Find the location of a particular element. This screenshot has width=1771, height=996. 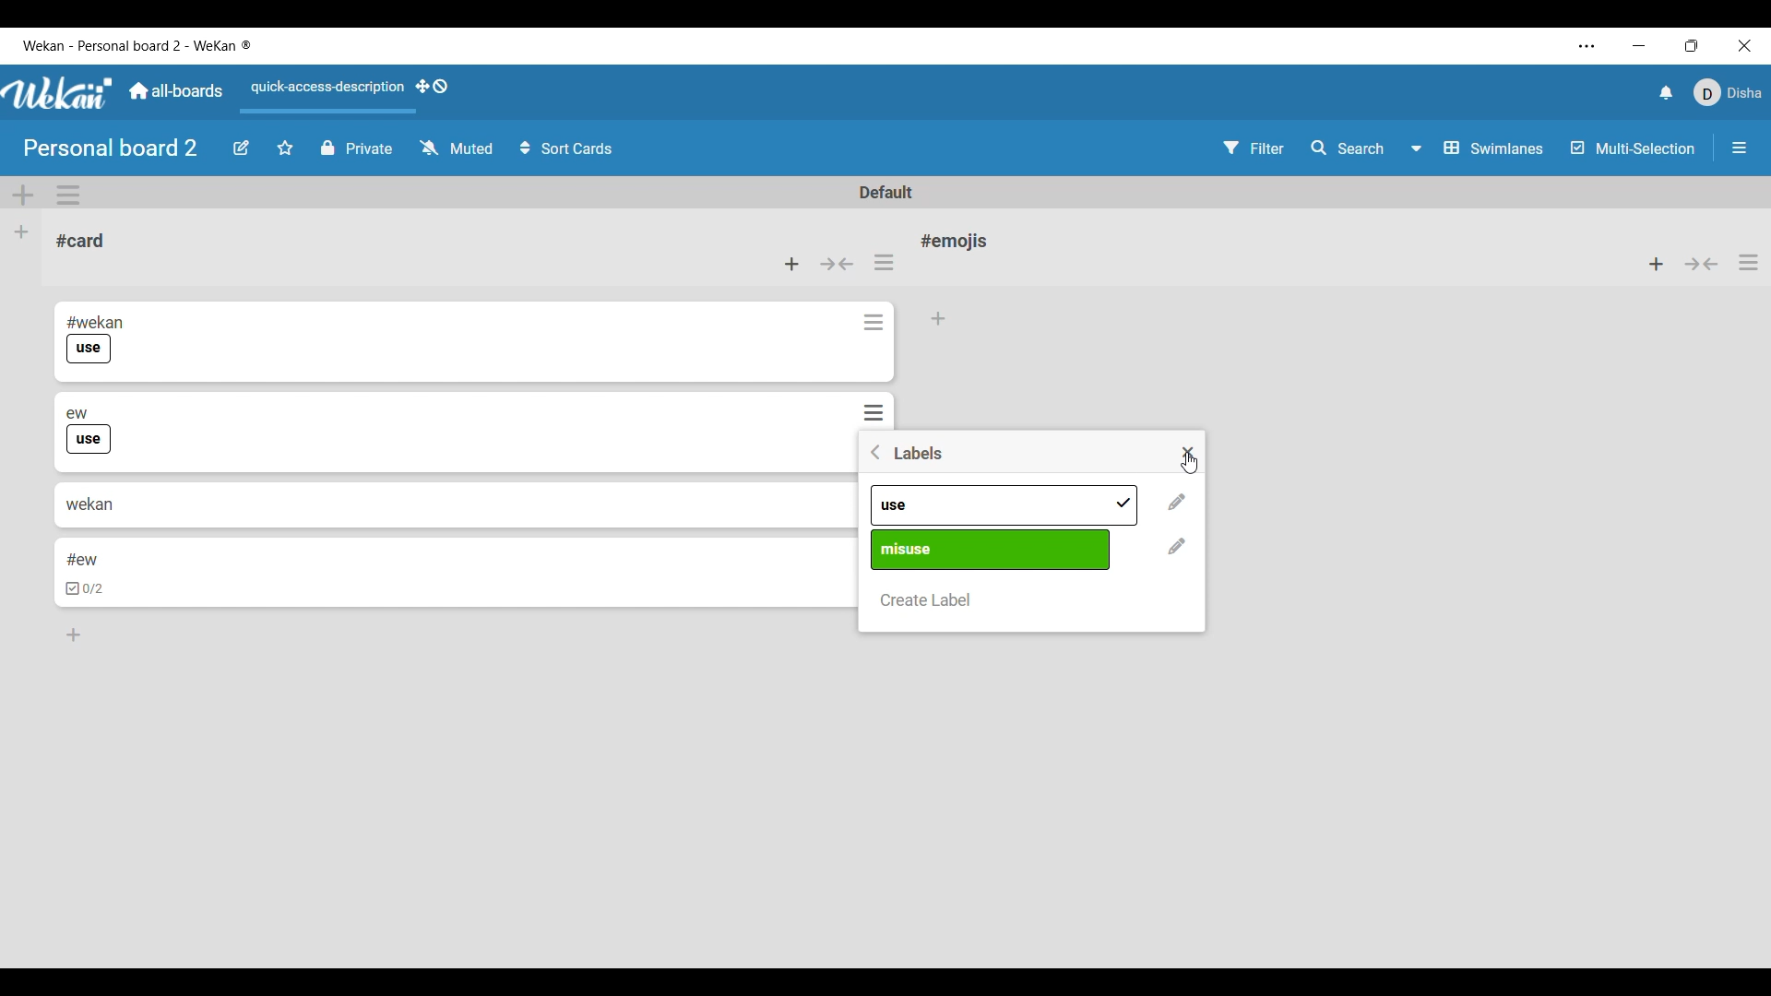

Card name is located at coordinates (958, 241).